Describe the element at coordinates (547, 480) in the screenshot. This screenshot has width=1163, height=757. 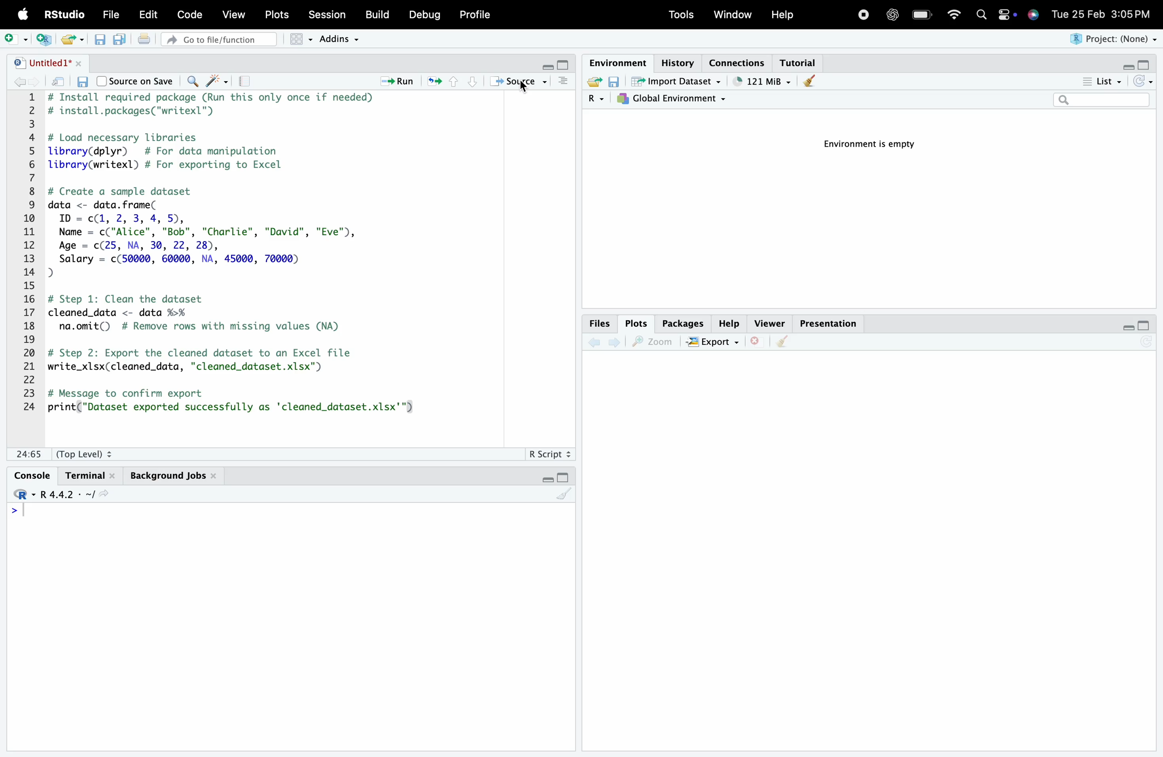
I see `Minimize` at that location.